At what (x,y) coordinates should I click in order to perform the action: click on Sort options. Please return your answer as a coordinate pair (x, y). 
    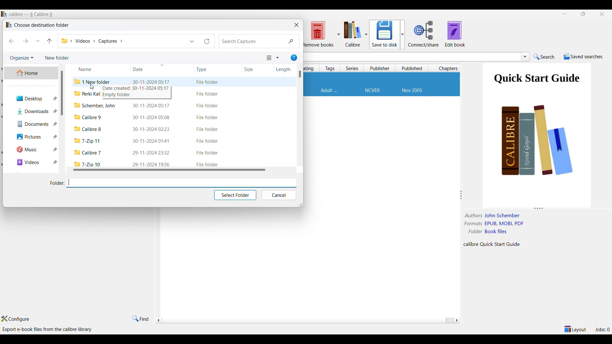
    Looking at the image, I should click on (273, 58).